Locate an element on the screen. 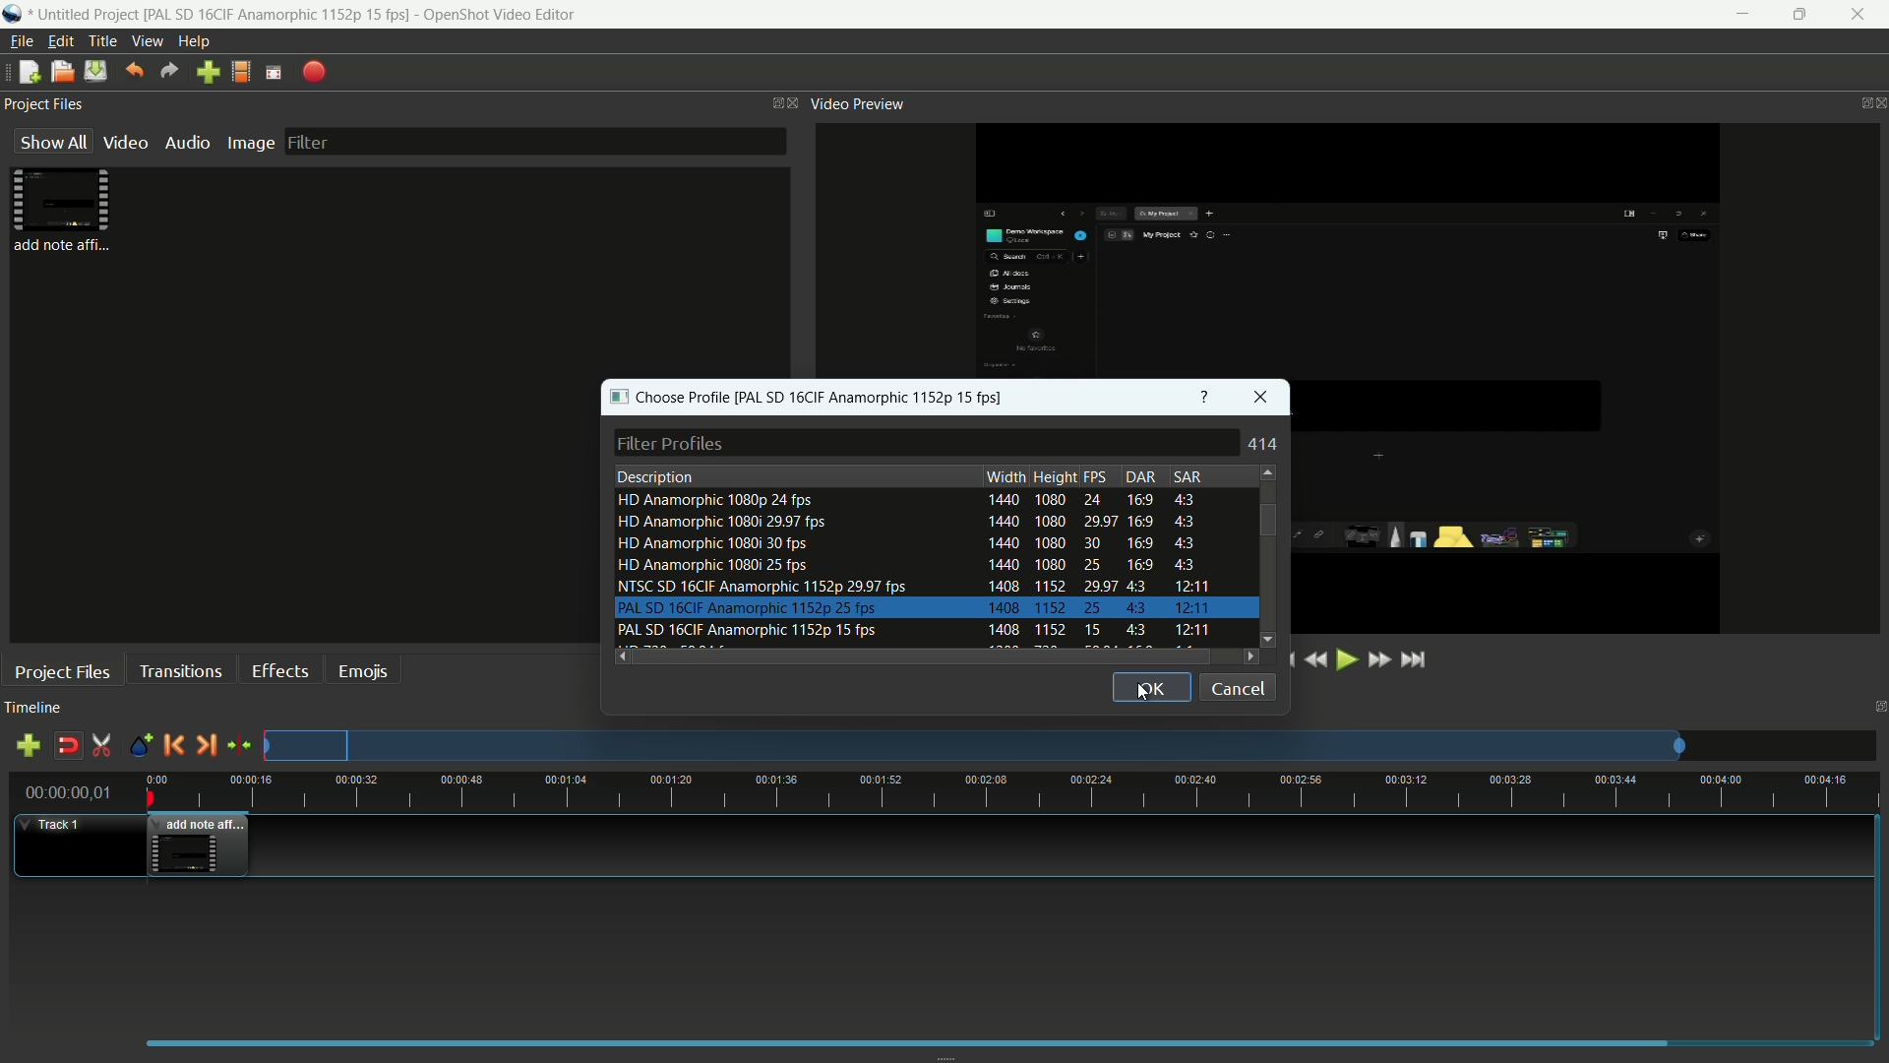 Image resolution: width=1889 pixels, height=1063 pixels. image is located at coordinates (247, 144).